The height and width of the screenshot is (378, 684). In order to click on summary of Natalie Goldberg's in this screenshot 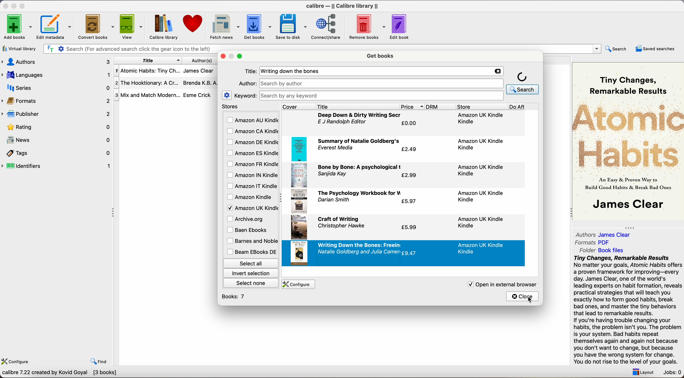, I will do `click(359, 141)`.